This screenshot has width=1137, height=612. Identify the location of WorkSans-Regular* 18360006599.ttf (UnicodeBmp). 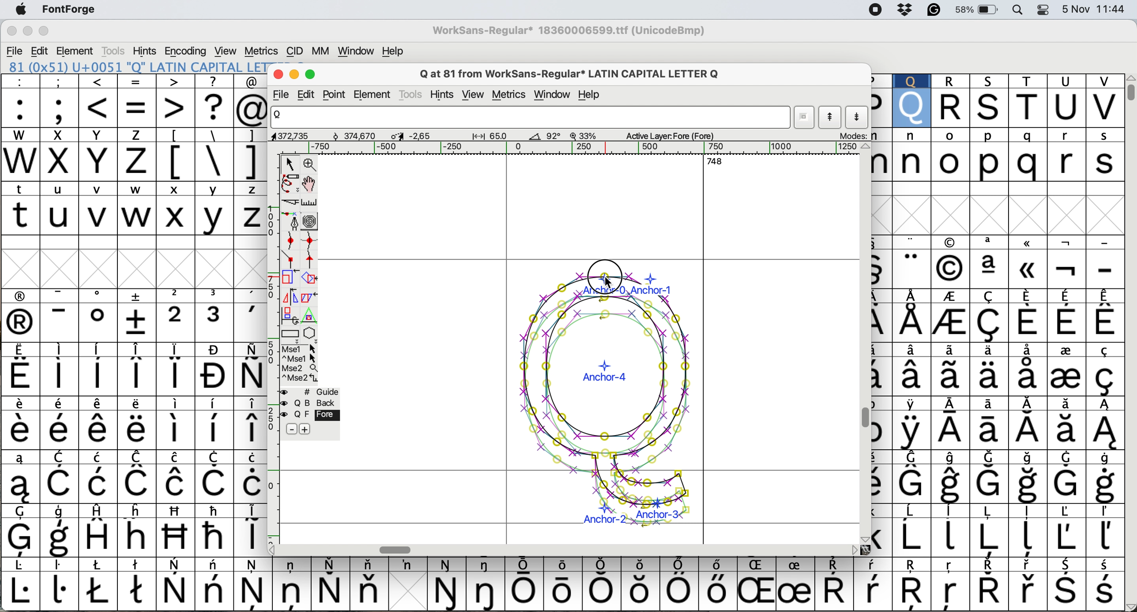
(565, 30).